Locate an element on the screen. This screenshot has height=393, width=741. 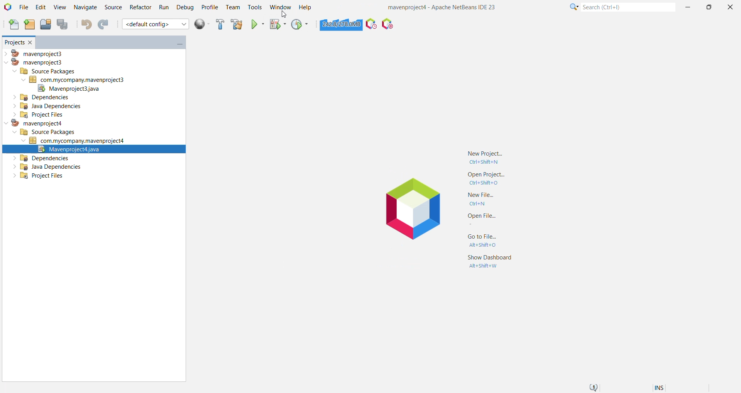
Refactor is located at coordinates (139, 8).